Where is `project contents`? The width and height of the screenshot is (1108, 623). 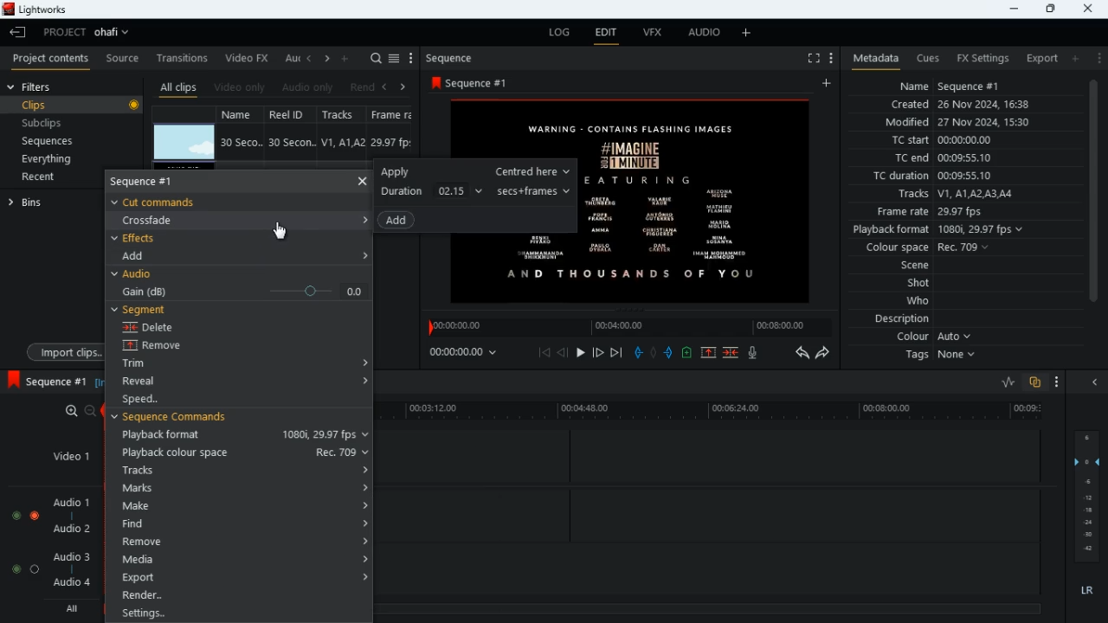 project contents is located at coordinates (51, 58).